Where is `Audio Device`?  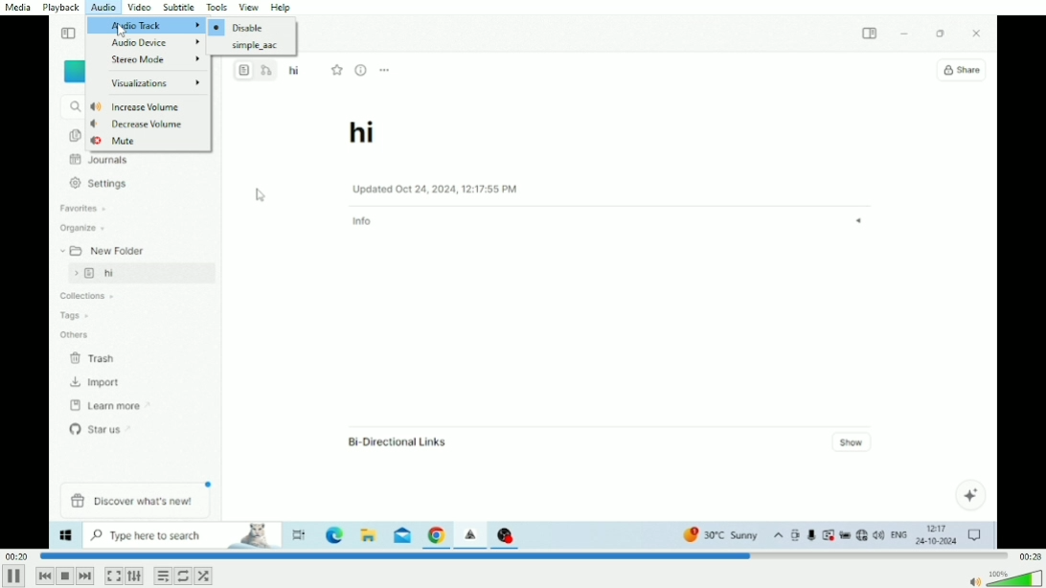 Audio Device is located at coordinates (157, 43).